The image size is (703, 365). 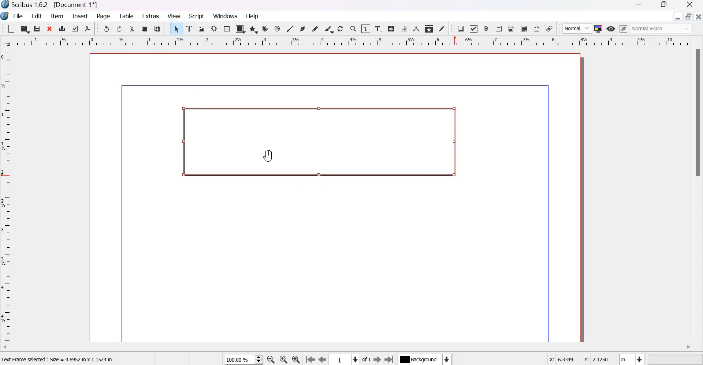 I want to click on arc, so click(x=265, y=29).